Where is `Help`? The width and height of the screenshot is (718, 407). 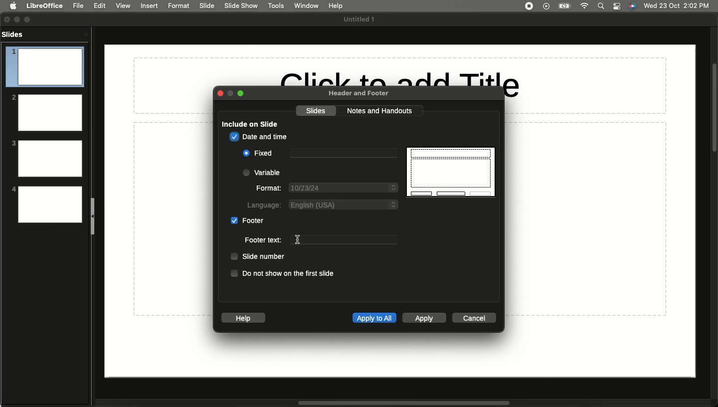 Help is located at coordinates (242, 318).